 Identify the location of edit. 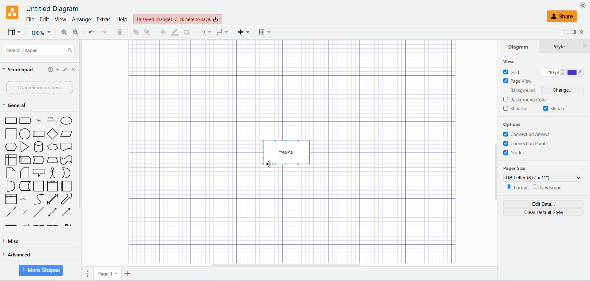
(43, 19).